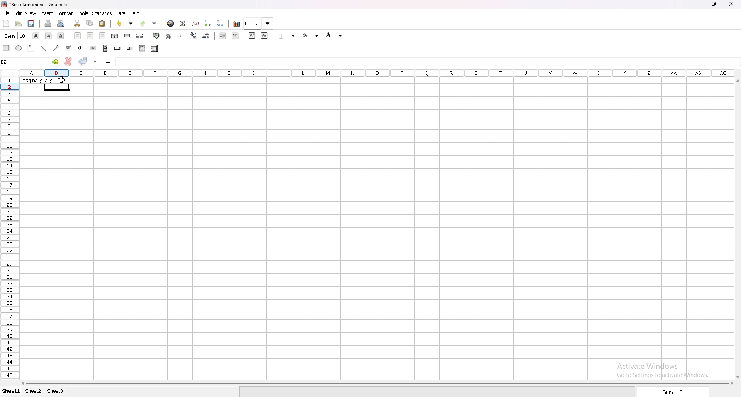 The height and width of the screenshot is (397, 741). I want to click on copy, so click(90, 23).